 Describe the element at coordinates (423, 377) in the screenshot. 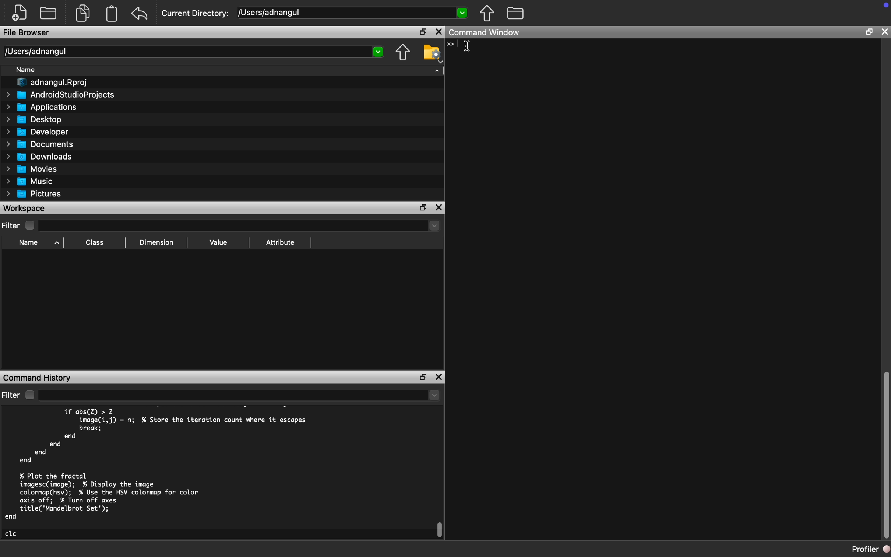

I see `Restore Down` at that location.